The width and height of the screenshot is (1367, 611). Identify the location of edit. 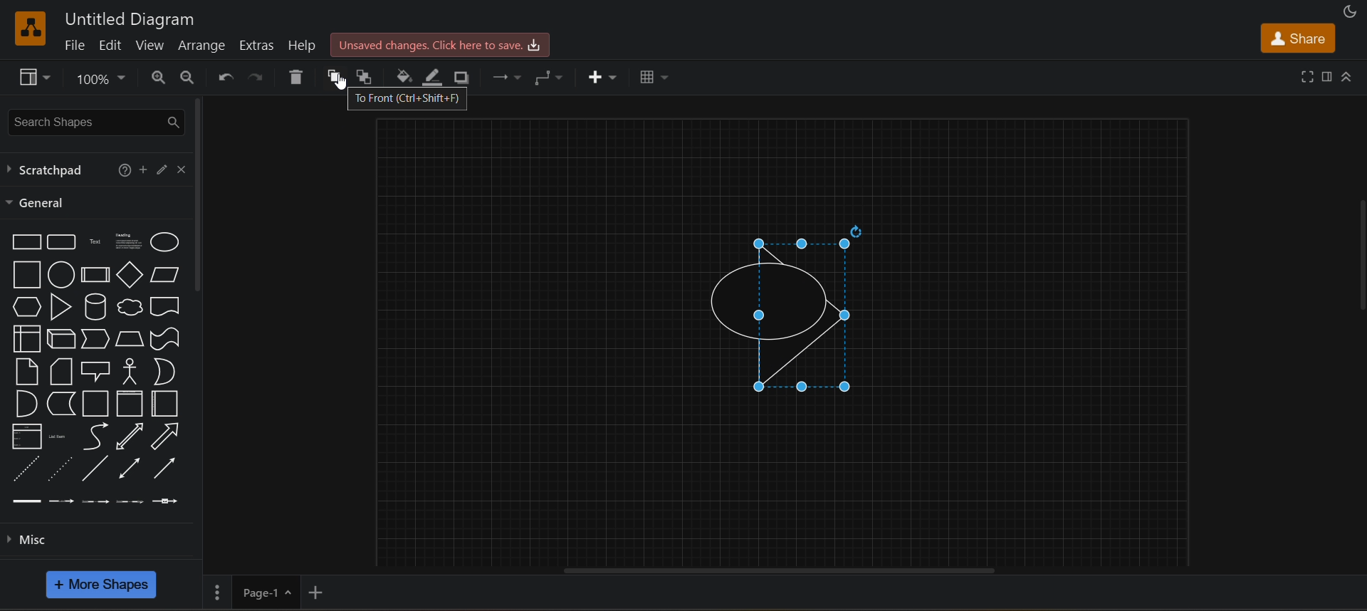
(108, 46).